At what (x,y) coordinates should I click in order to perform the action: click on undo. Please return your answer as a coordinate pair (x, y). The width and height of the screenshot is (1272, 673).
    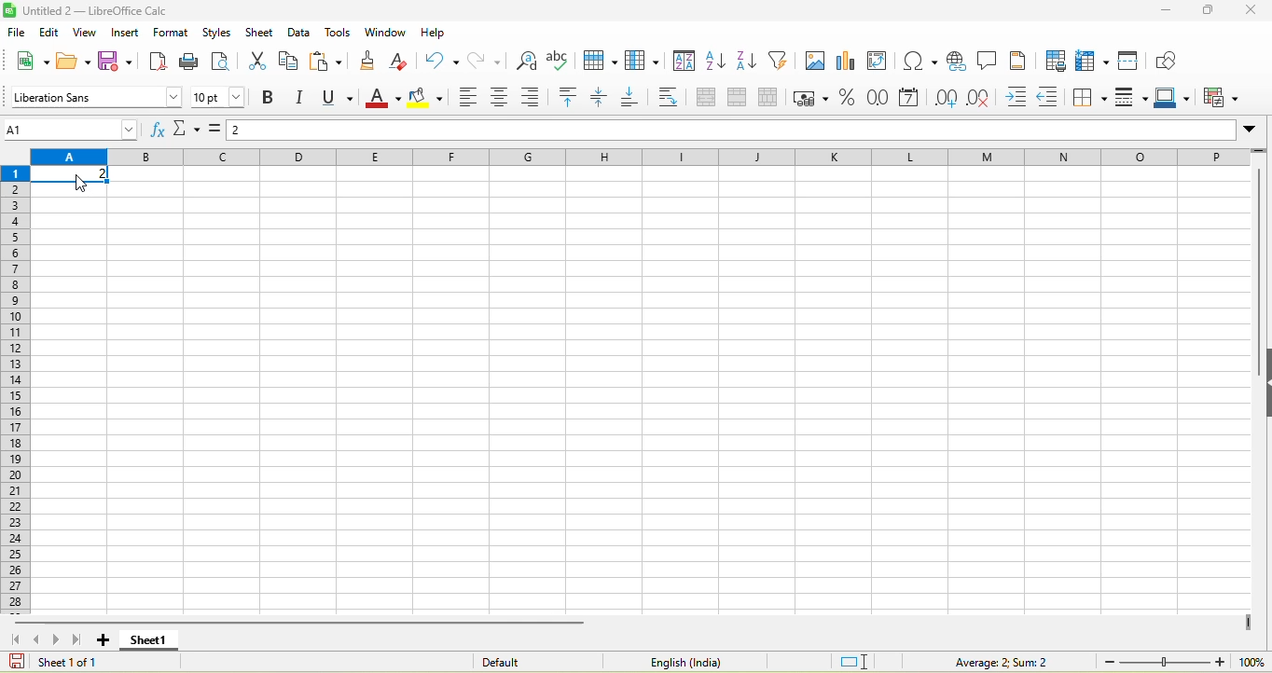
    Looking at the image, I should click on (444, 60).